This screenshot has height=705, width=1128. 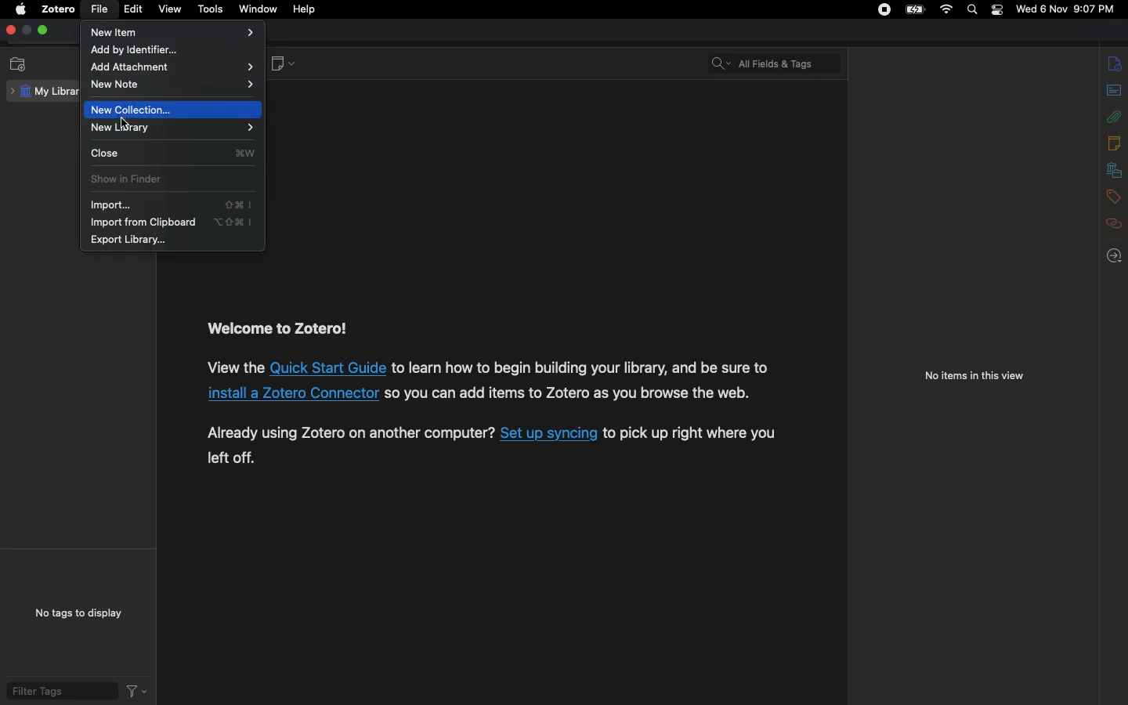 What do you see at coordinates (172, 223) in the screenshot?
I see `Import from clipboard` at bounding box center [172, 223].